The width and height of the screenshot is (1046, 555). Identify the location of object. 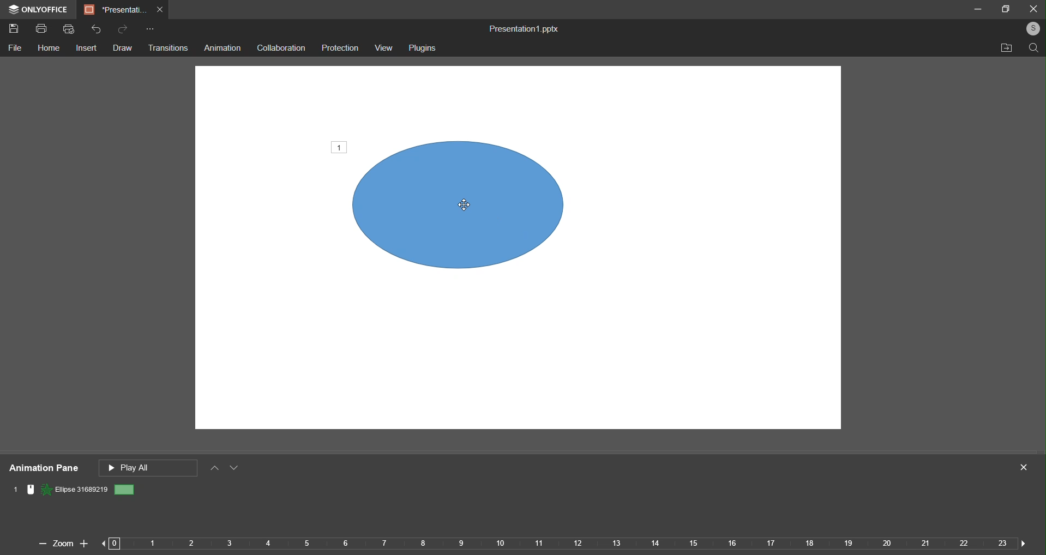
(475, 208).